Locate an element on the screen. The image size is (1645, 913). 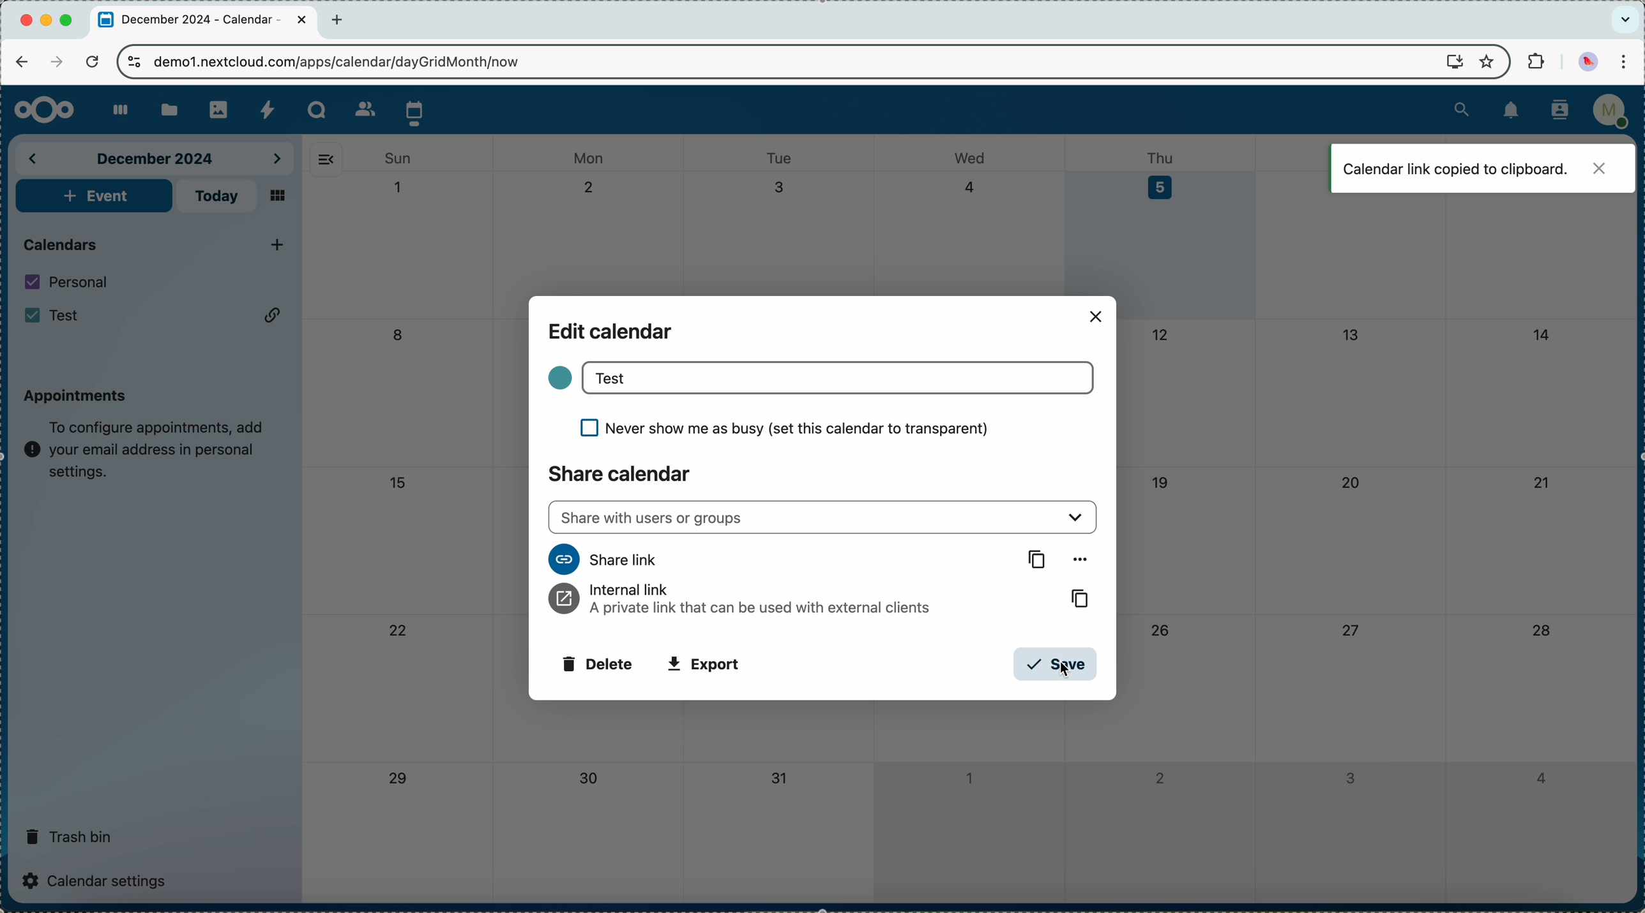
14 is located at coordinates (1546, 332).